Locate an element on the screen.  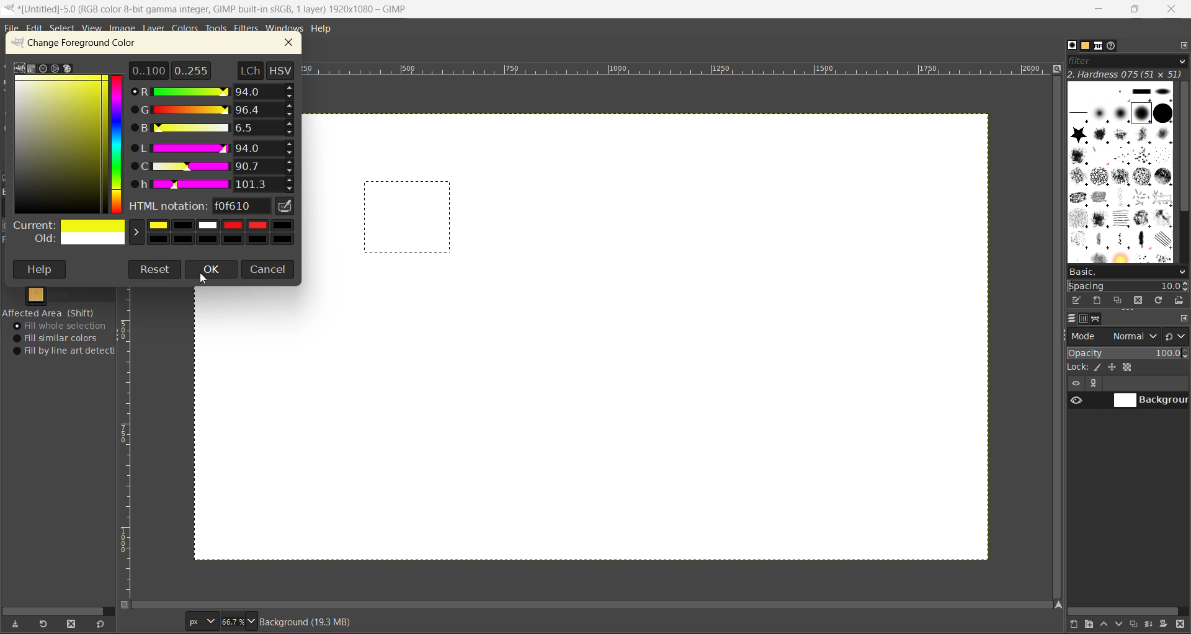
fill whole selection is located at coordinates (64, 326).